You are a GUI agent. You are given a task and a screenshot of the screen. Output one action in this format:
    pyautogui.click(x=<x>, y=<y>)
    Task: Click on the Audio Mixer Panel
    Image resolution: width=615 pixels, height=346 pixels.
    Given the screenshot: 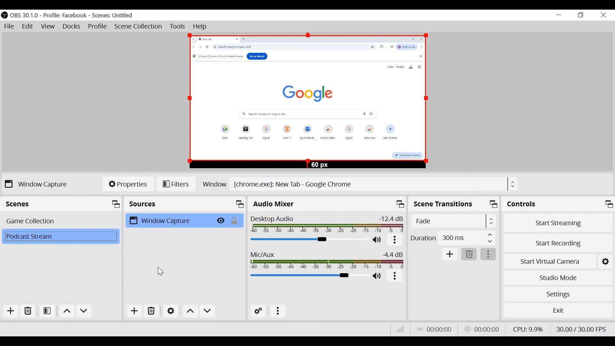 What is the action you would take?
    pyautogui.click(x=327, y=204)
    